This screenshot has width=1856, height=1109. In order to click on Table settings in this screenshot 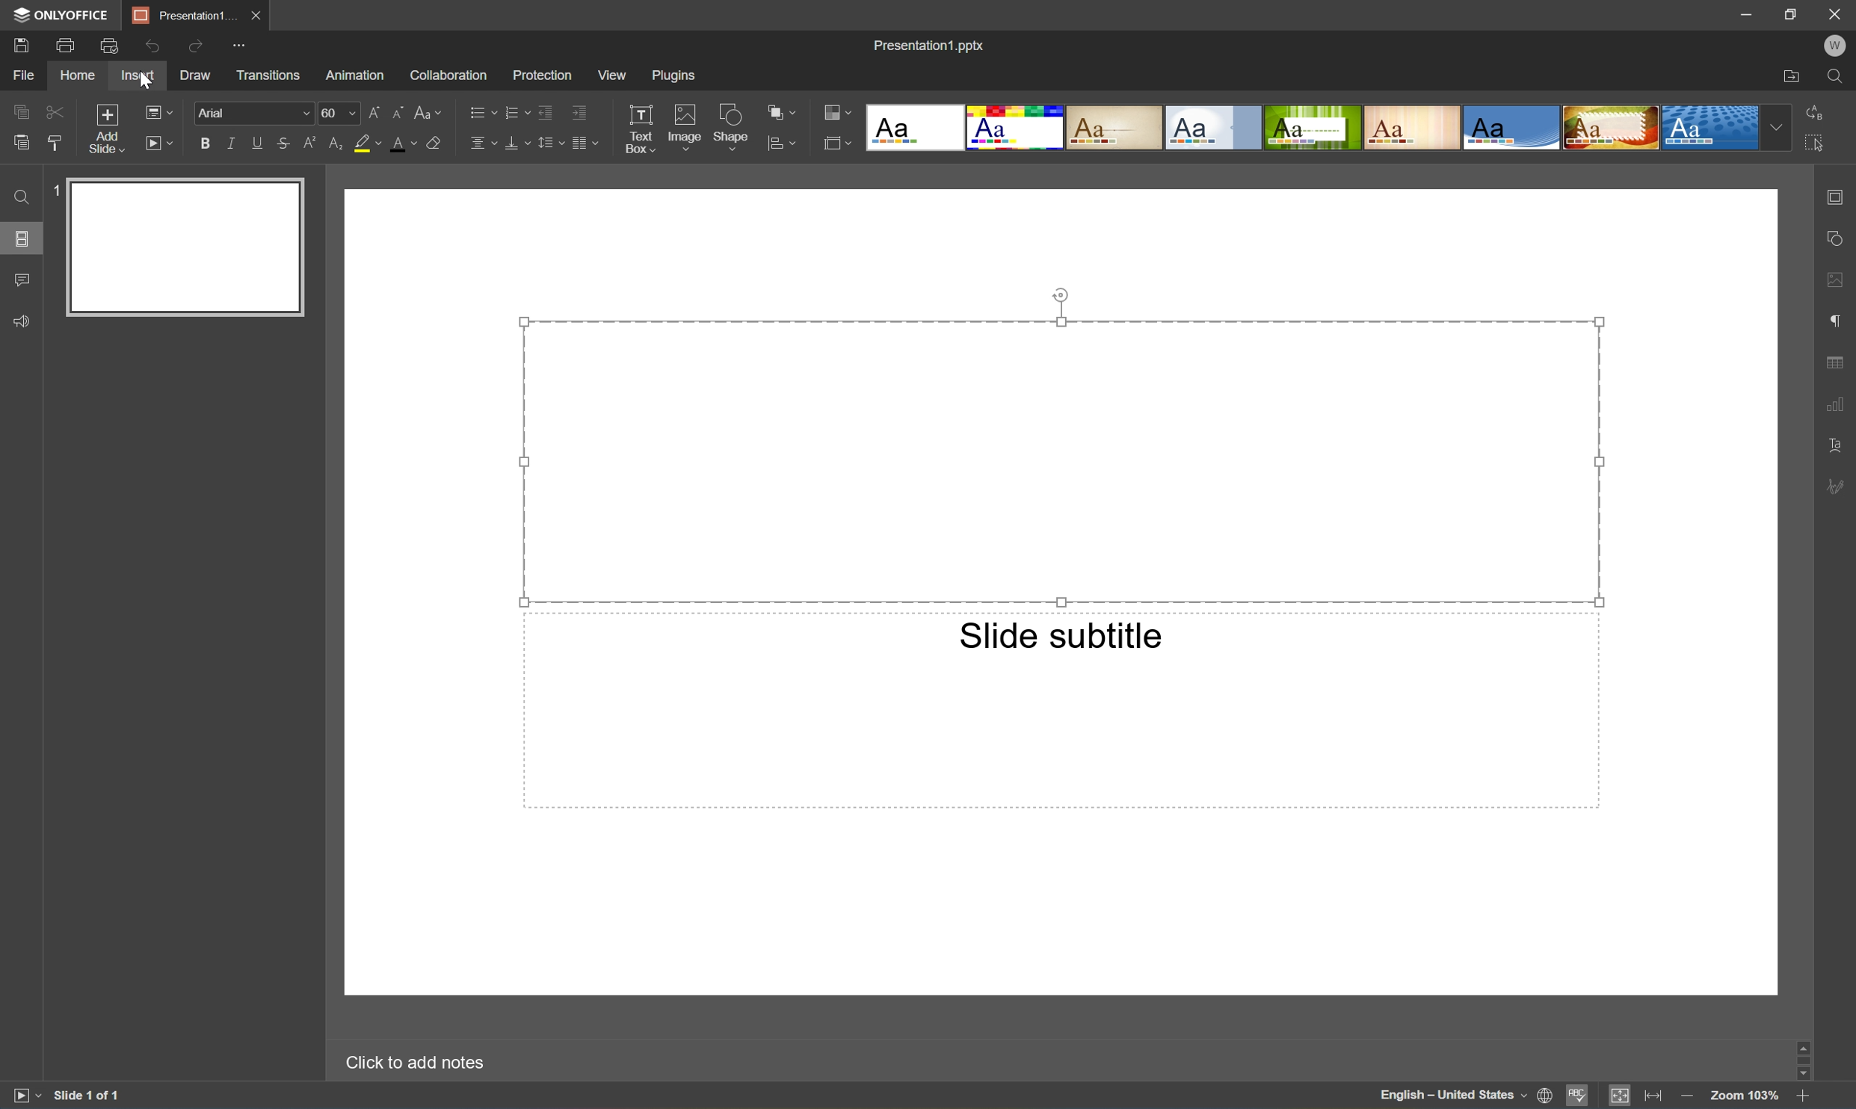, I will do `click(1841, 362)`.